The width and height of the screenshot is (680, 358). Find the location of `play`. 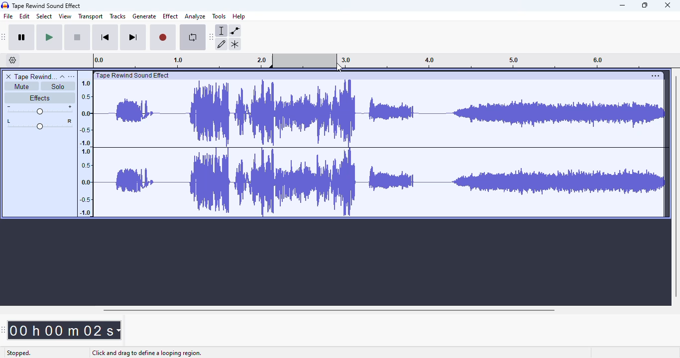

play is located at coordinates (50, 37).